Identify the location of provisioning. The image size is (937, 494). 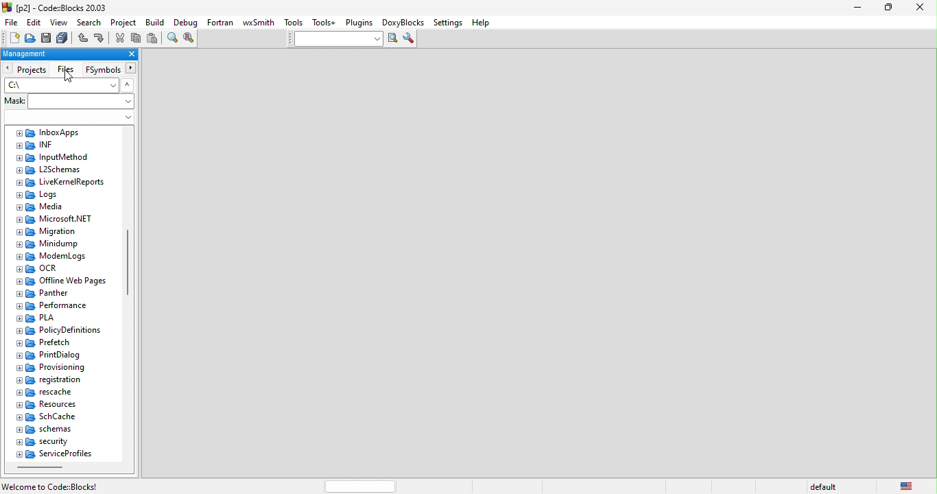
(54, 367).